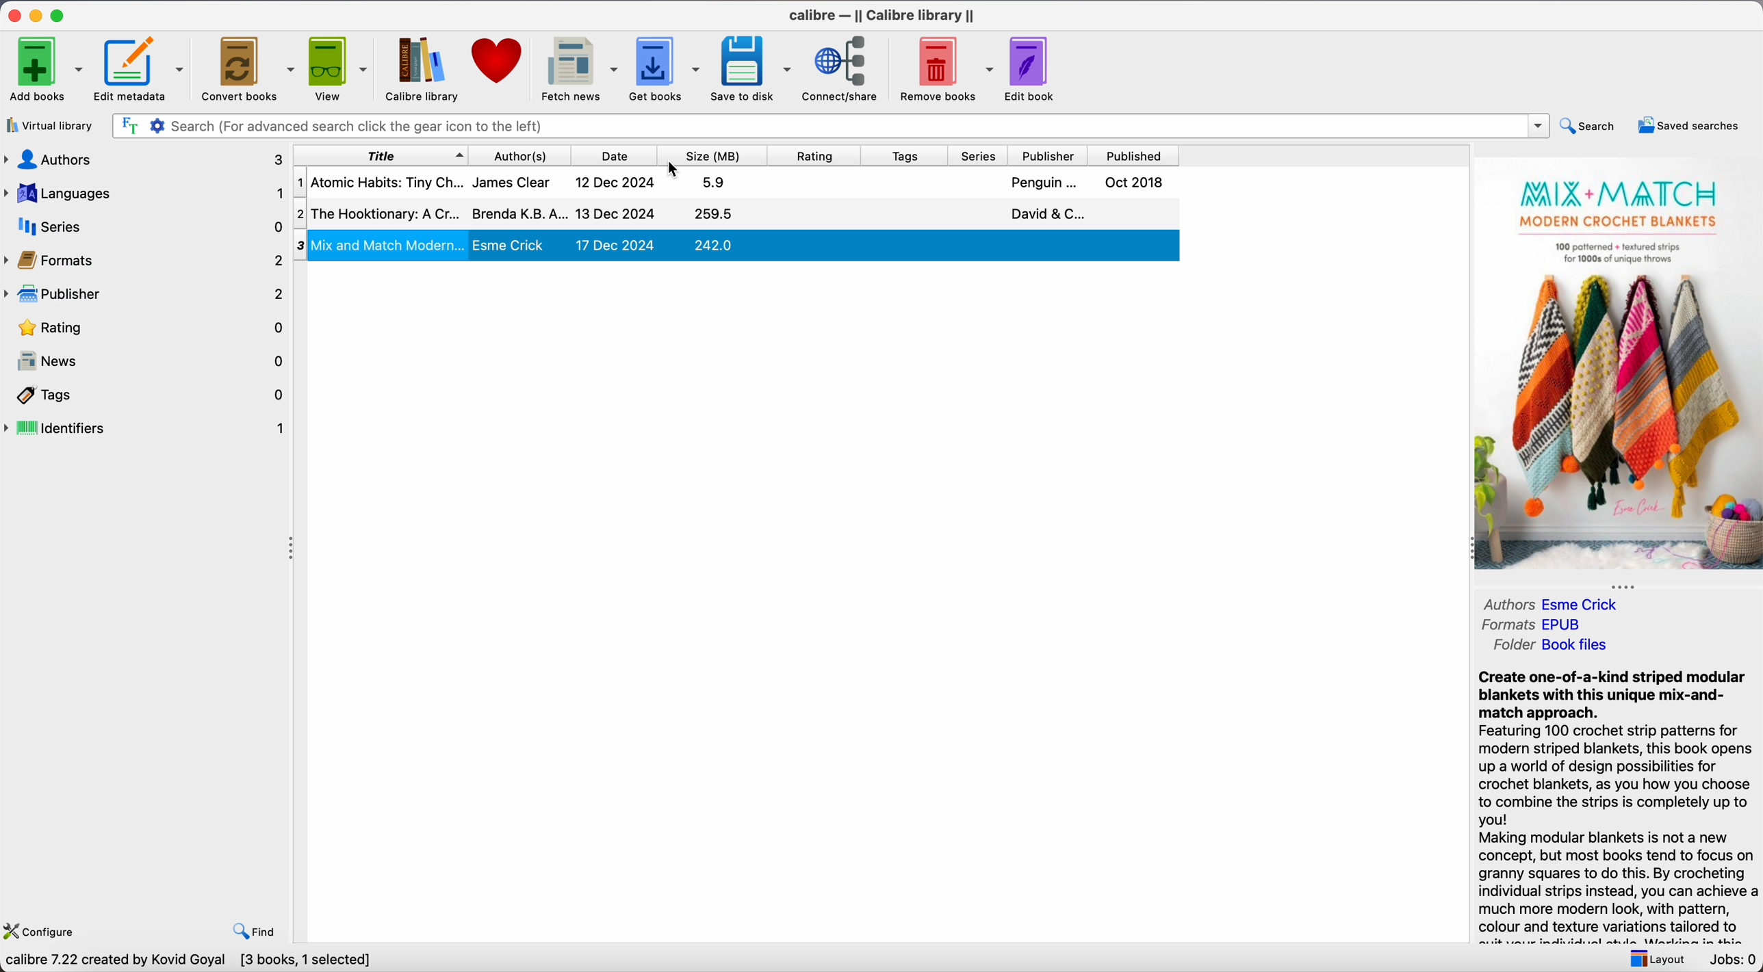 The image size is (1763, 972). What do you see at coordinates (207, 960) in the screenshot?
I see `calibre 7.22 created by Kovid Goyal [1 of 3 books, 1 selected]` at bounding box center [207, 960].